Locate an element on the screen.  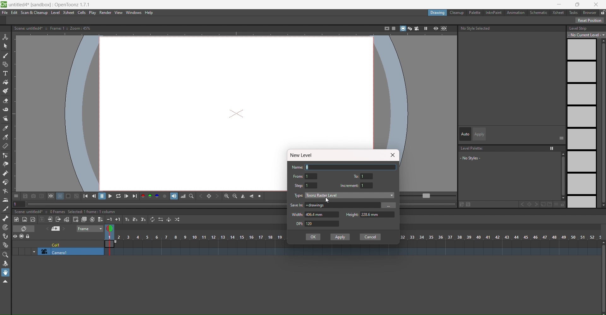
close sub xsheet is located at coordinates (58, 219).